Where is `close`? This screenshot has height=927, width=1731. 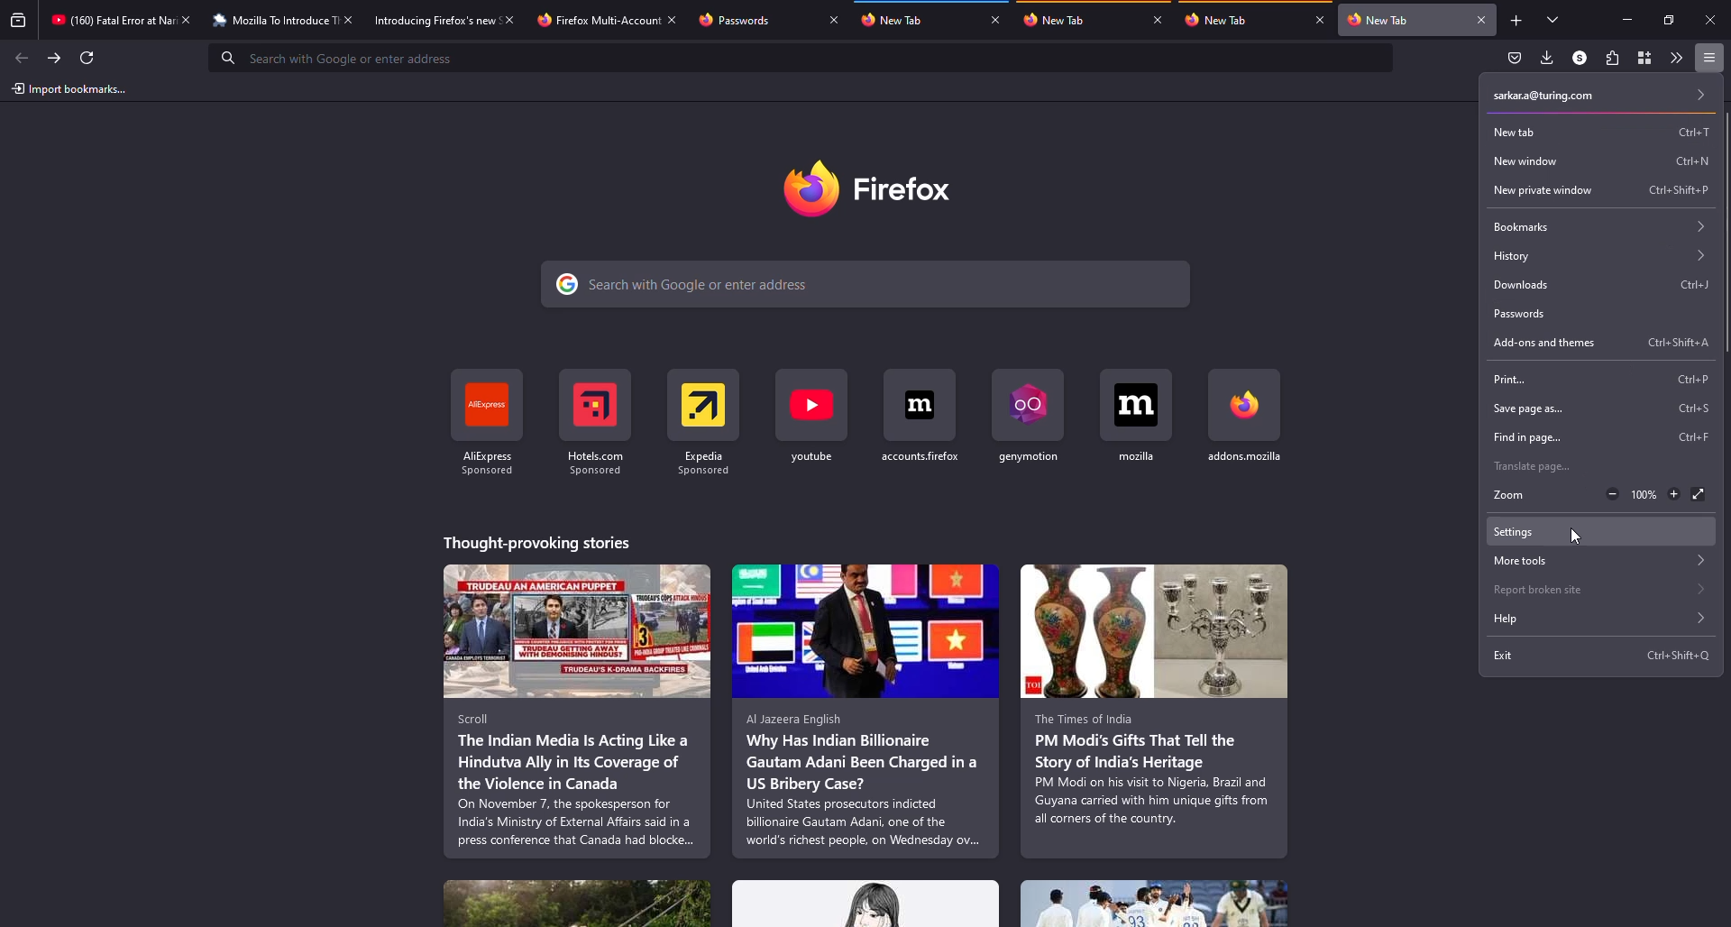 close is located at coordinates (835, 20).